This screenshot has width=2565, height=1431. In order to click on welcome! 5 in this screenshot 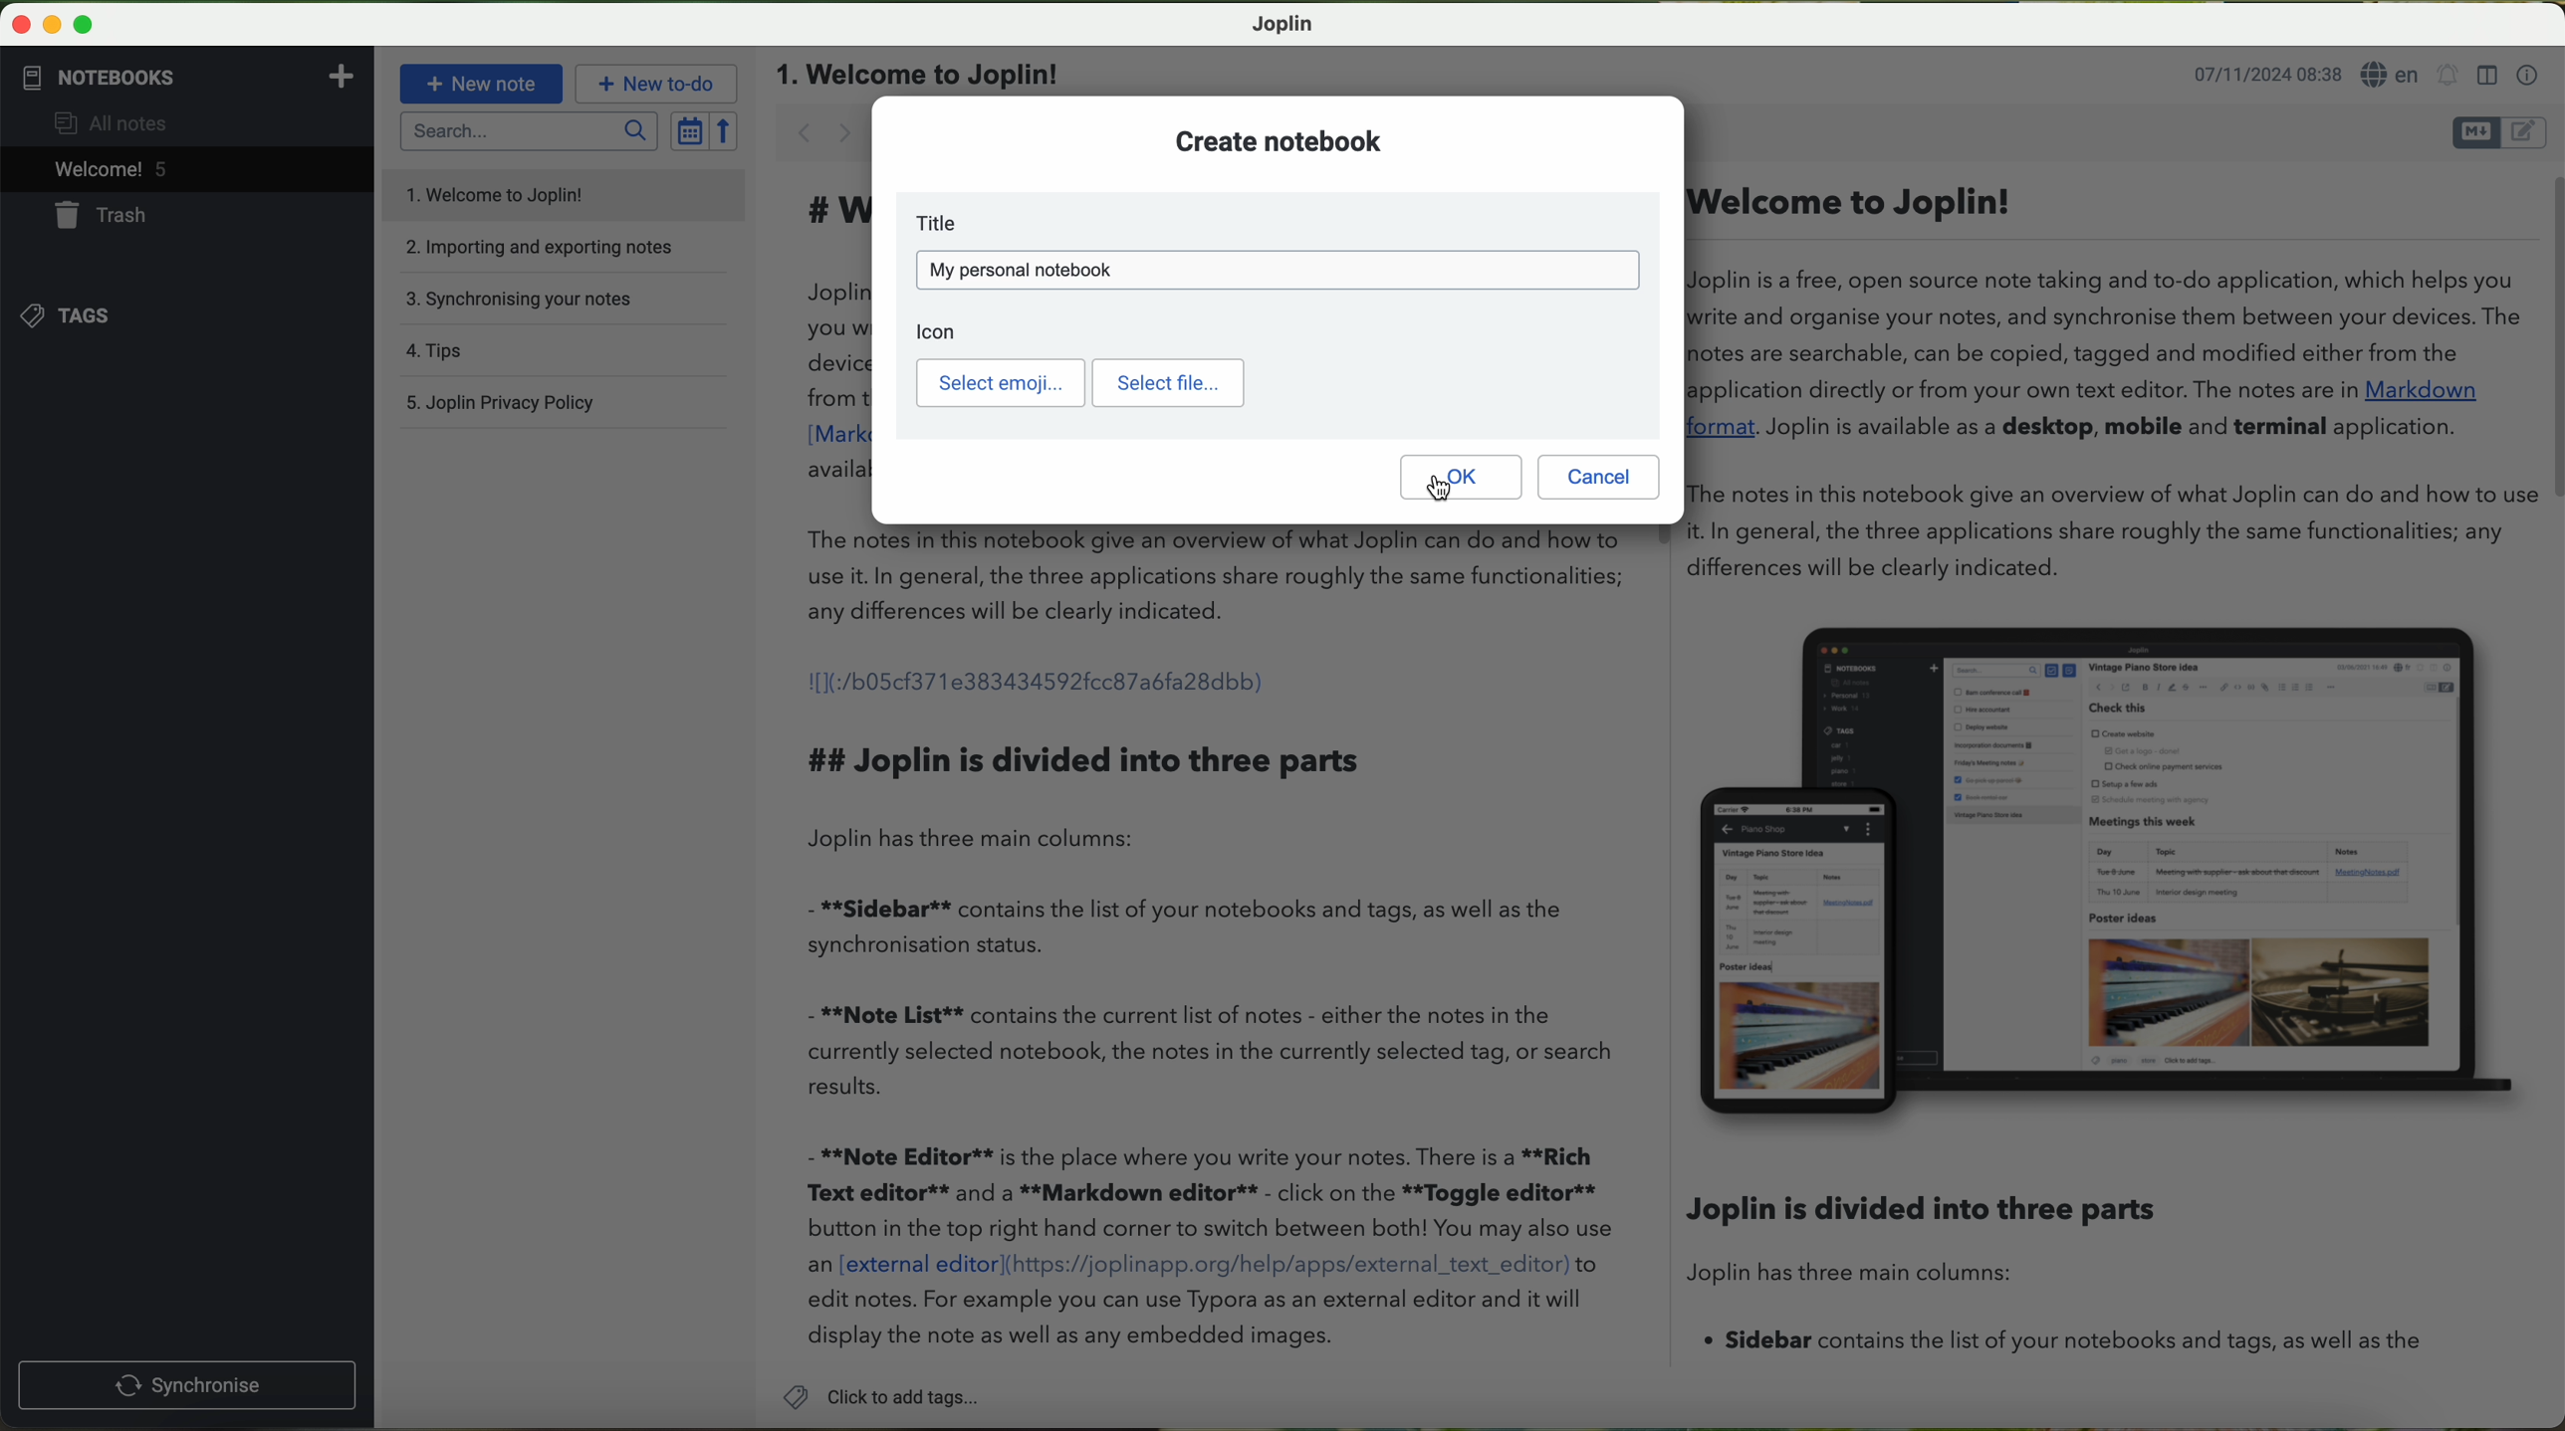, I will do `click(96, 171)`.